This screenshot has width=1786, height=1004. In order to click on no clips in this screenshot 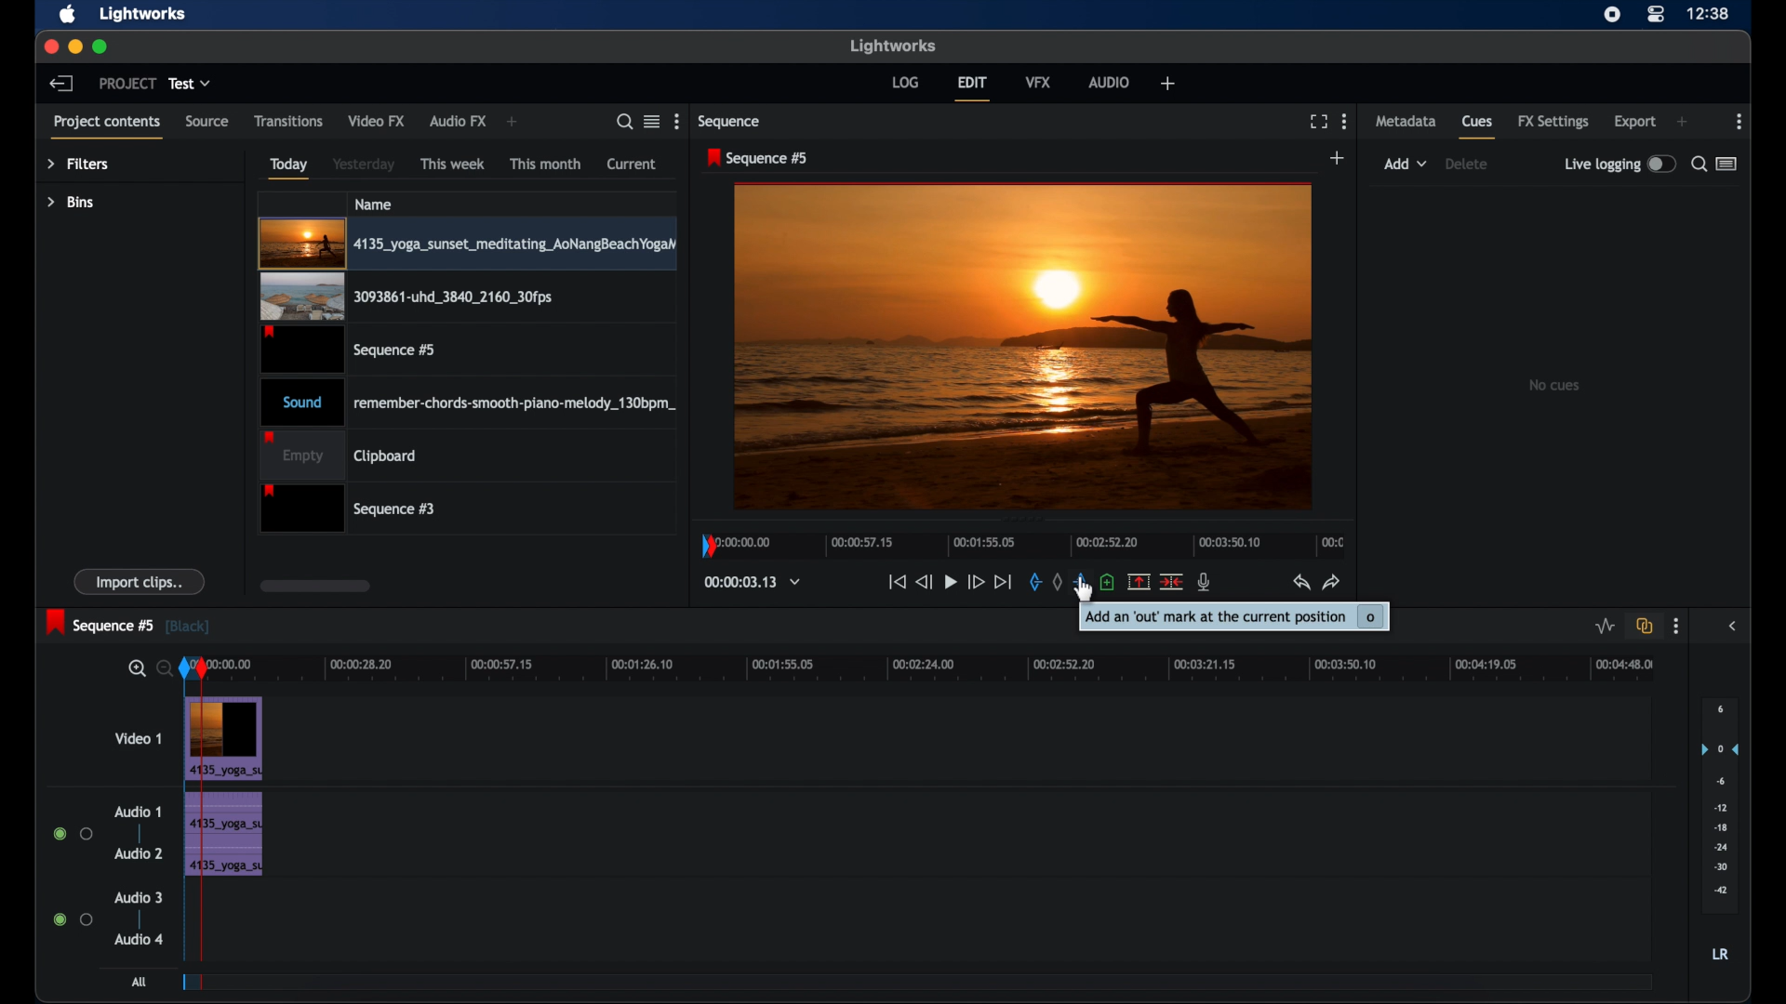, I will do `click(1555, 384)`.